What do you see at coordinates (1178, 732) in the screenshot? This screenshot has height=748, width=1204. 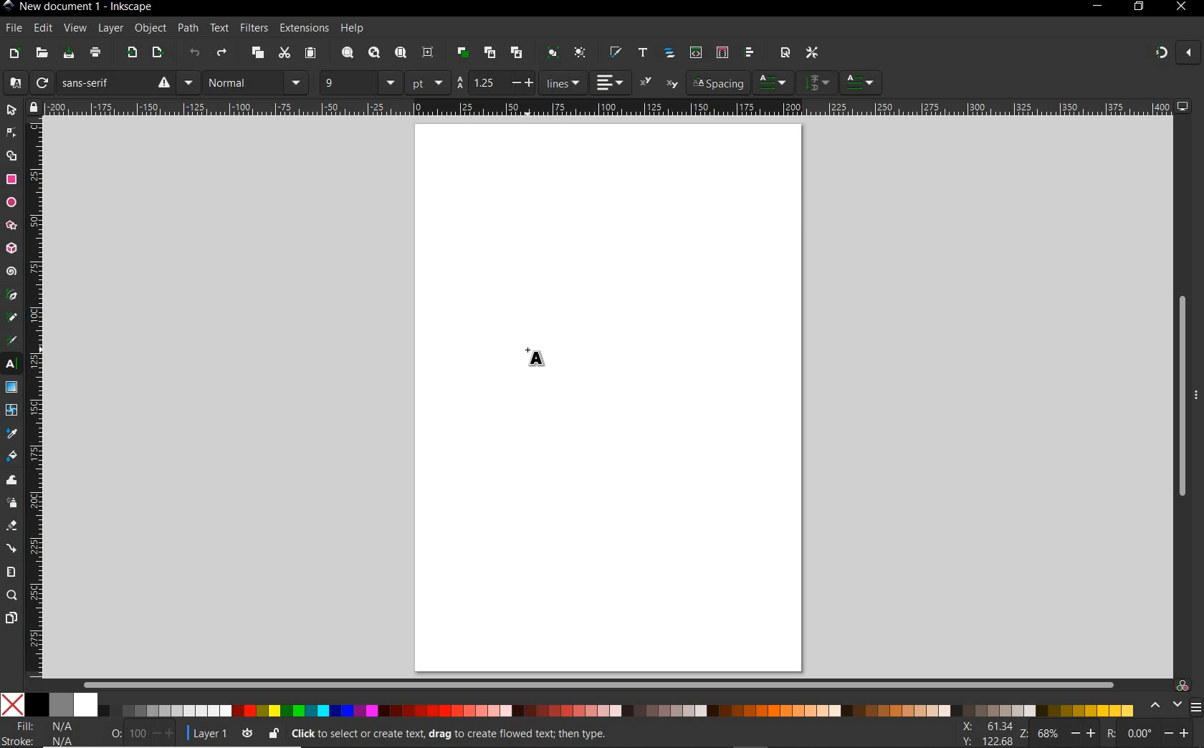 I see `increase/decrease` at bounding box center [1178, 732].